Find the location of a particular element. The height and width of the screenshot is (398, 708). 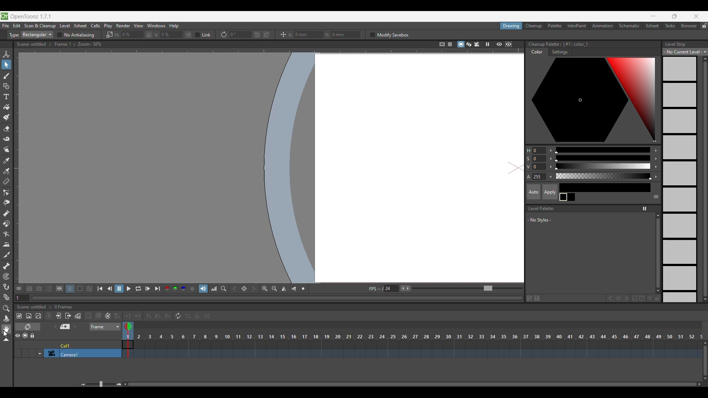

Input degree of rotation manually is located at coordinates (240, 34).